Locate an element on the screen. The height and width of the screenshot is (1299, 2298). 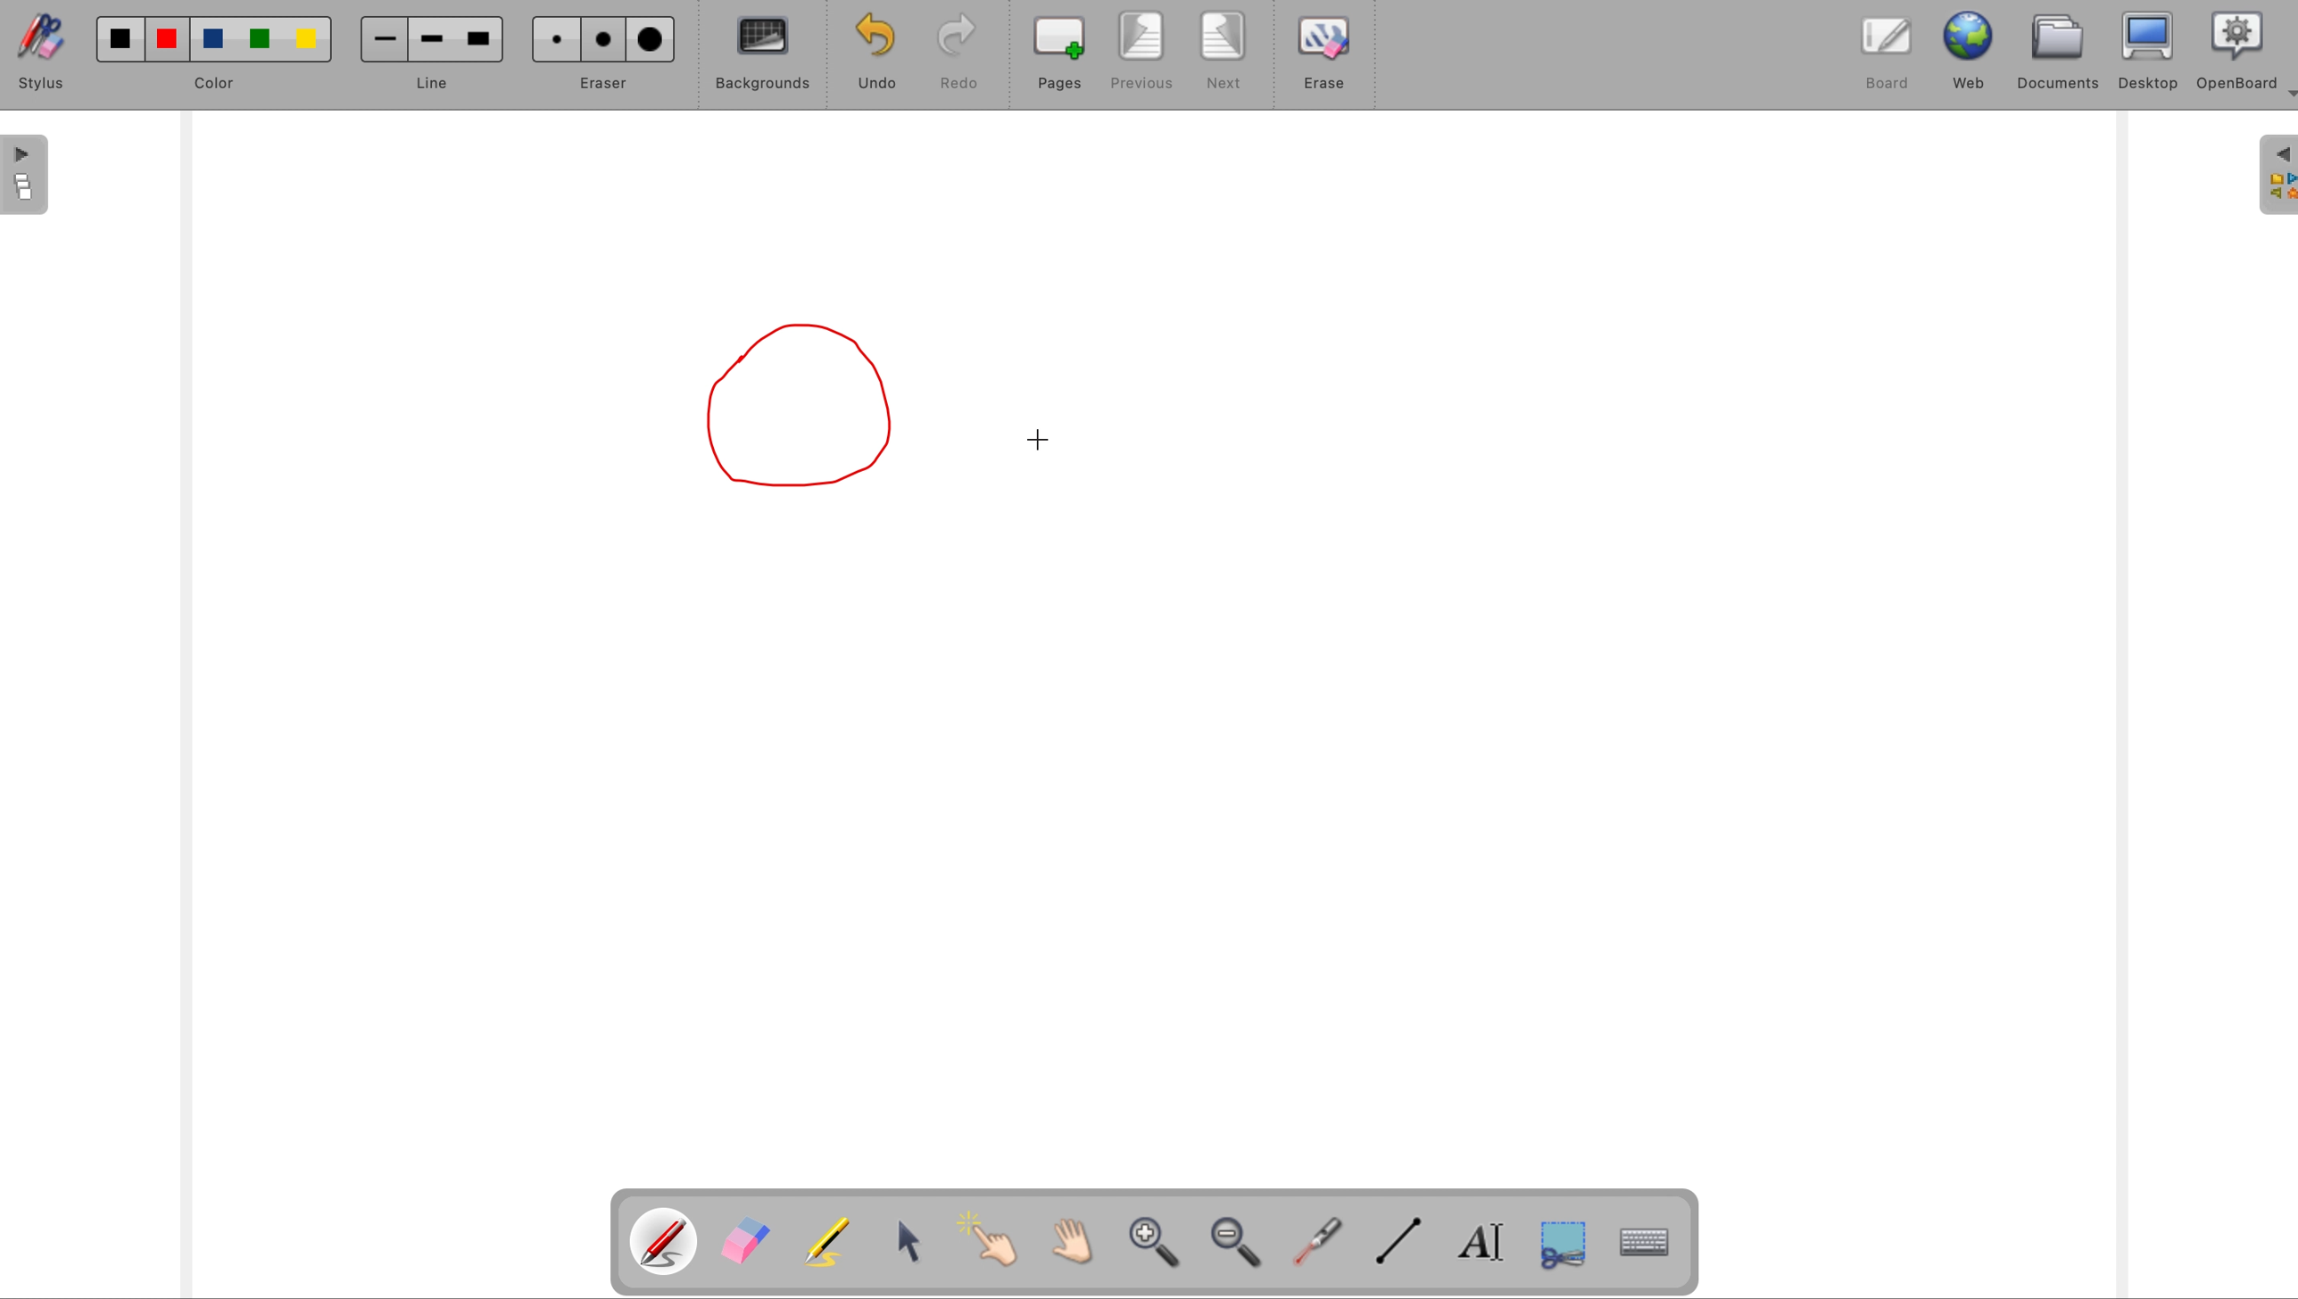
erase is located at coordinates (1319, 54).